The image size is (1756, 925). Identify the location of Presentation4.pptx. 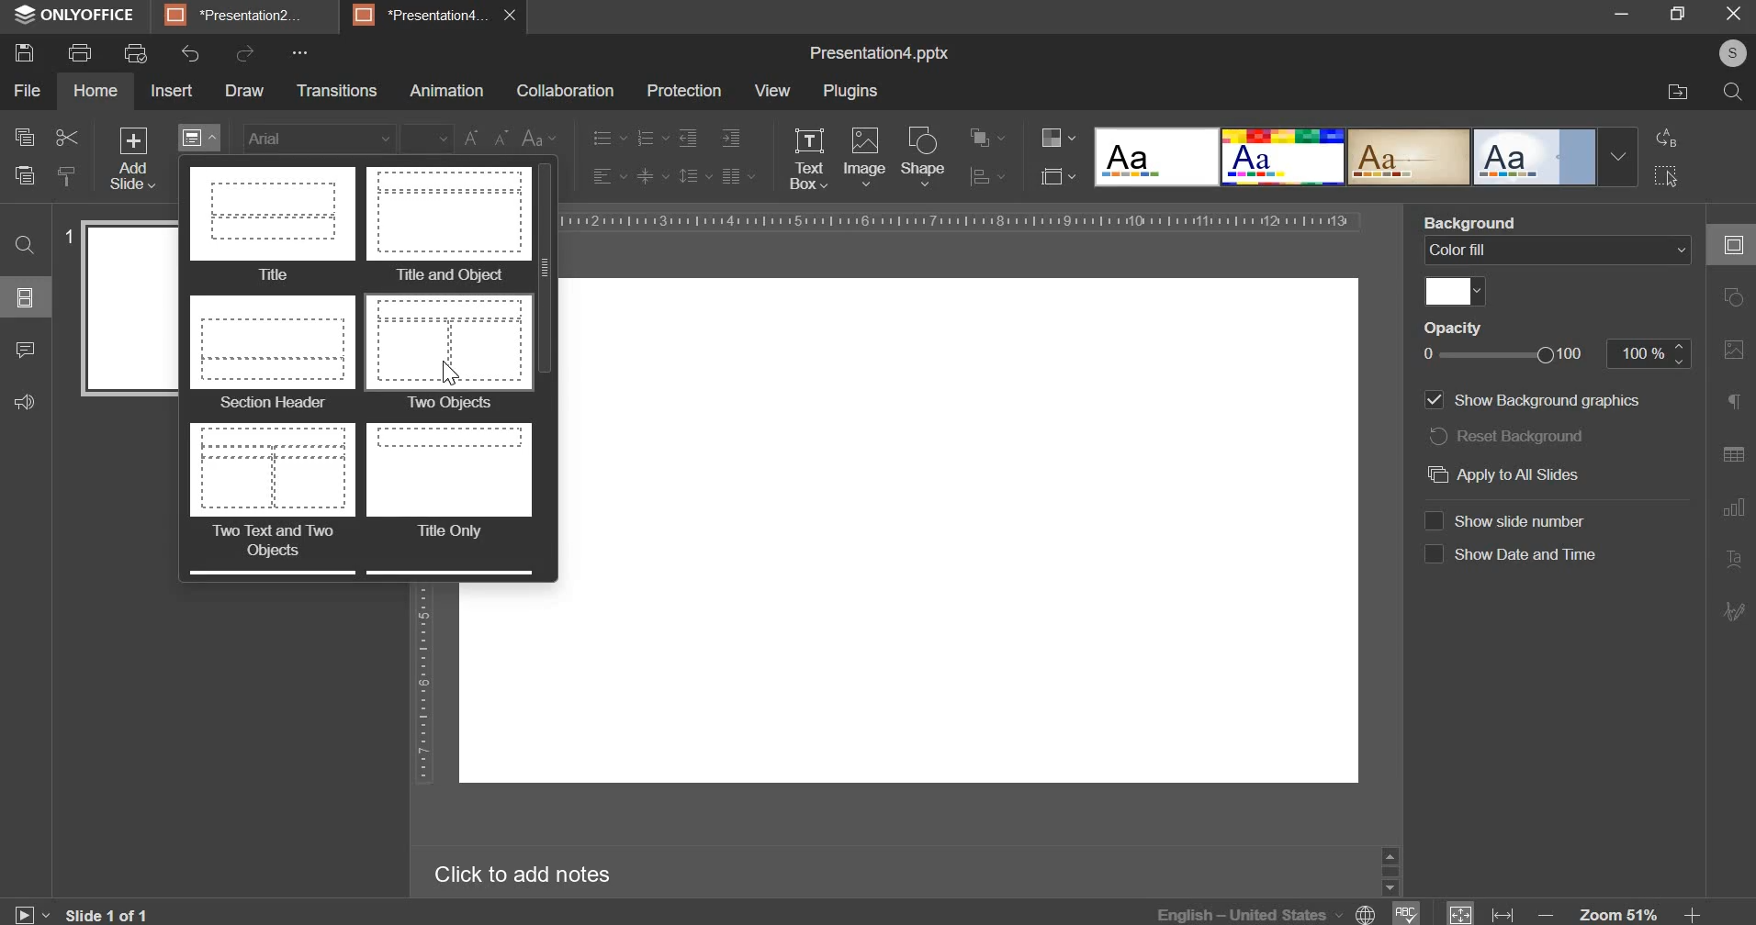
(877, 54).